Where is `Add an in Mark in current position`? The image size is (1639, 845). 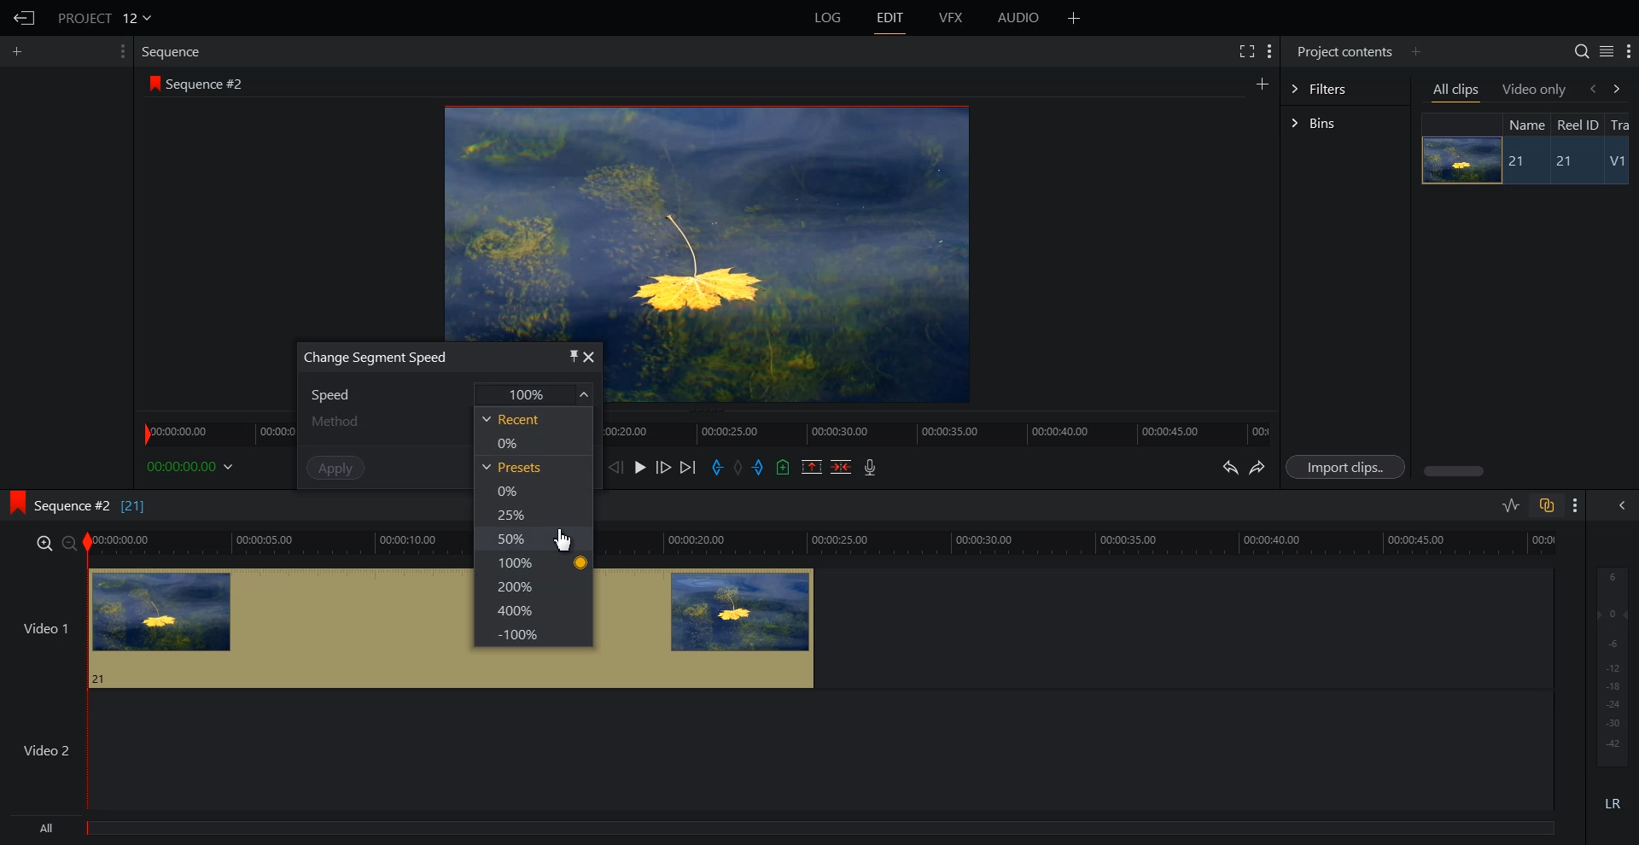 Add an in Mark in current position is located at coordinates (715, 468).